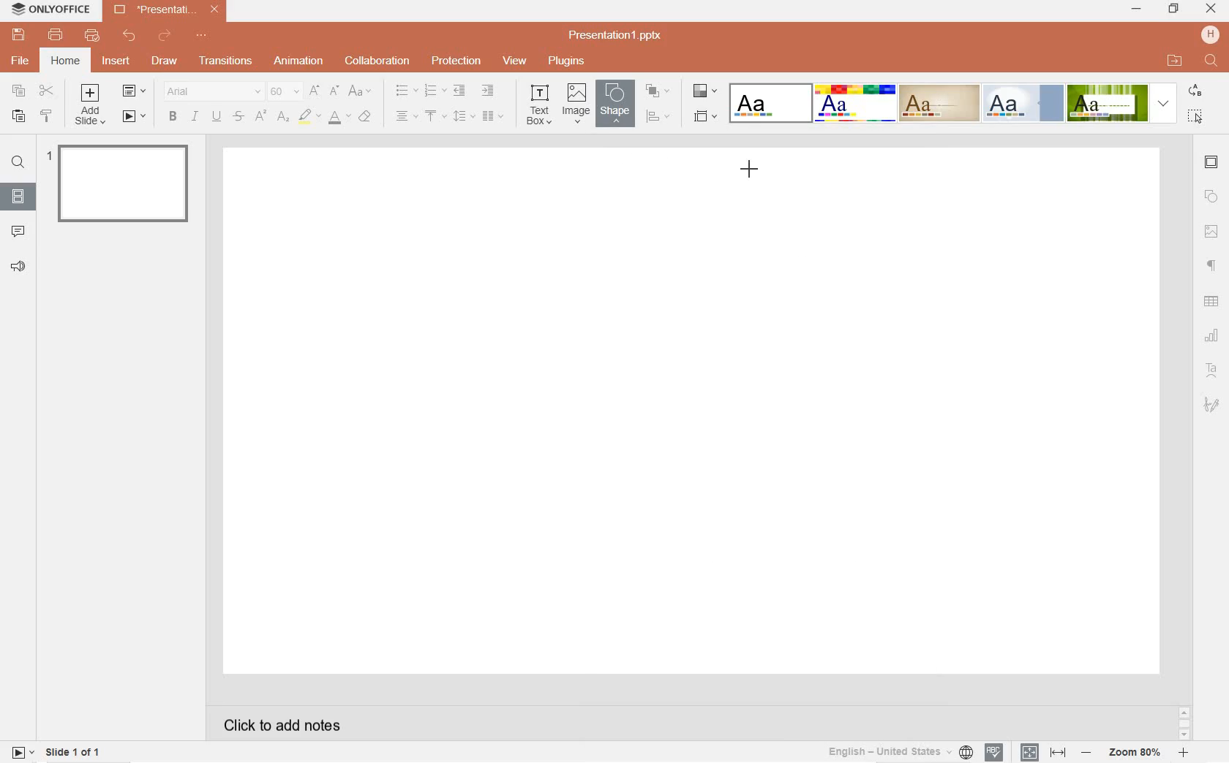  What do you see at coordinates (18, 164) in the screenshot?
I see `find` at bounding box center [18, 164].